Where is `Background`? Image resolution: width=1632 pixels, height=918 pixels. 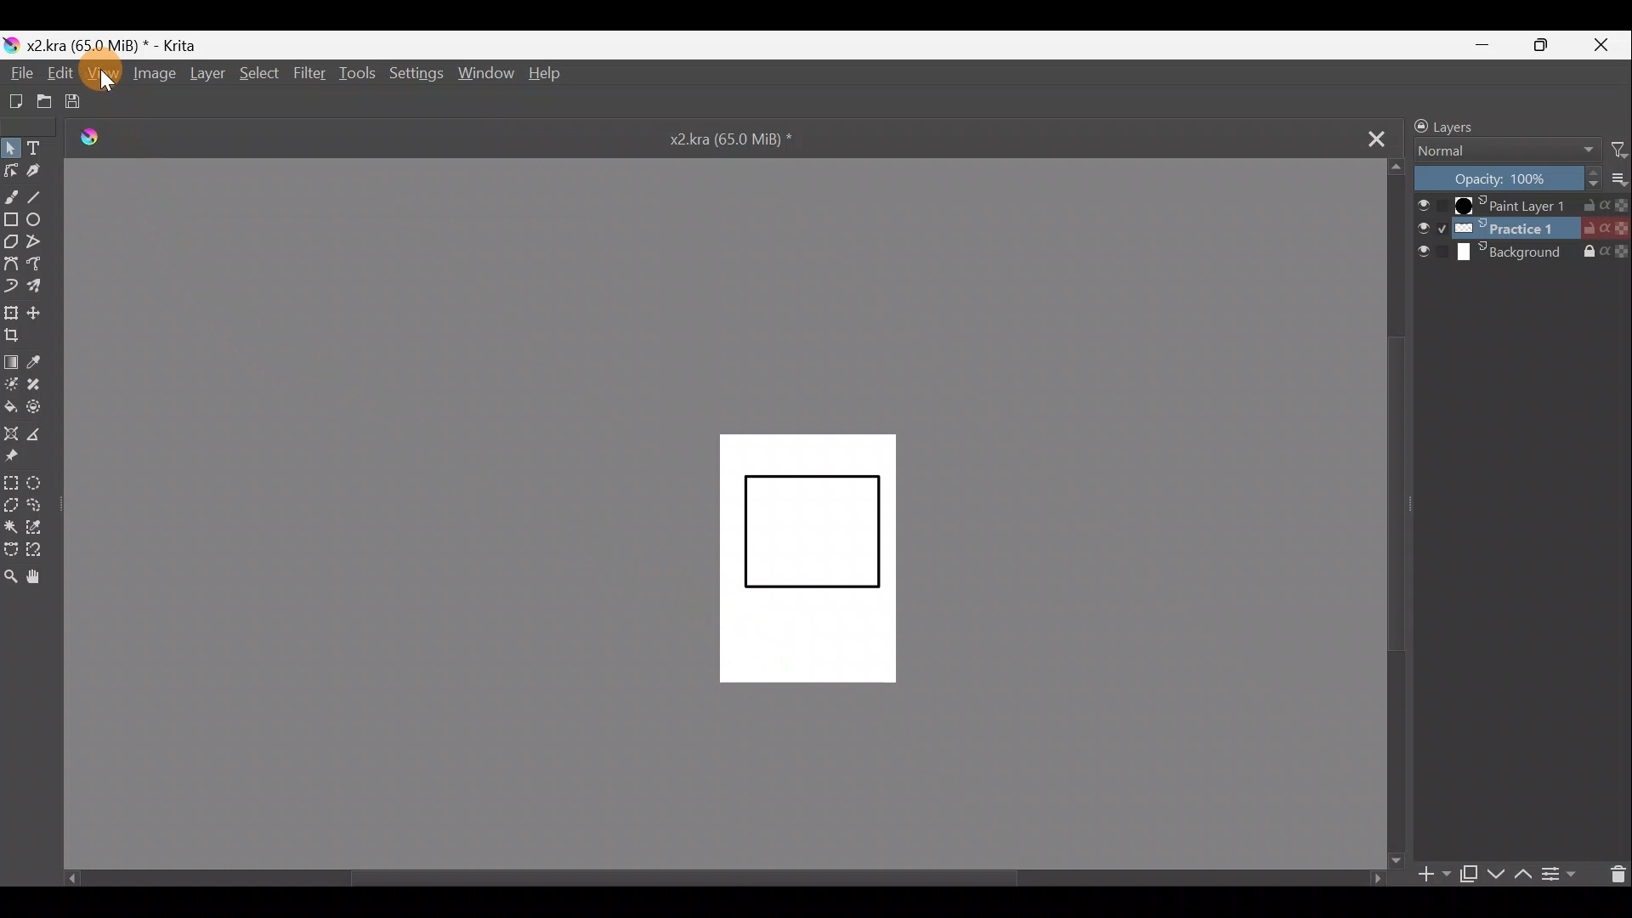
Background is located at coordinates (1523, 252).